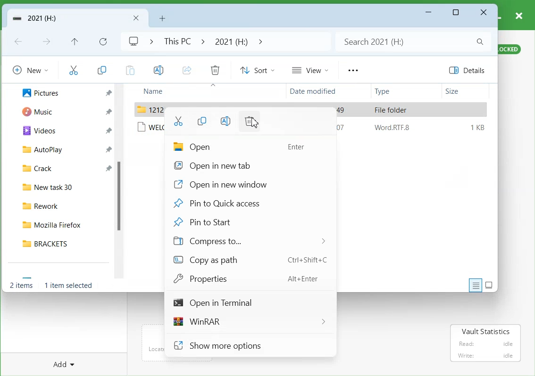  What do you see at coordinates (247, 203) in the screenshot?
I see `Pin to Quick access` at bounding box center [247, 203].